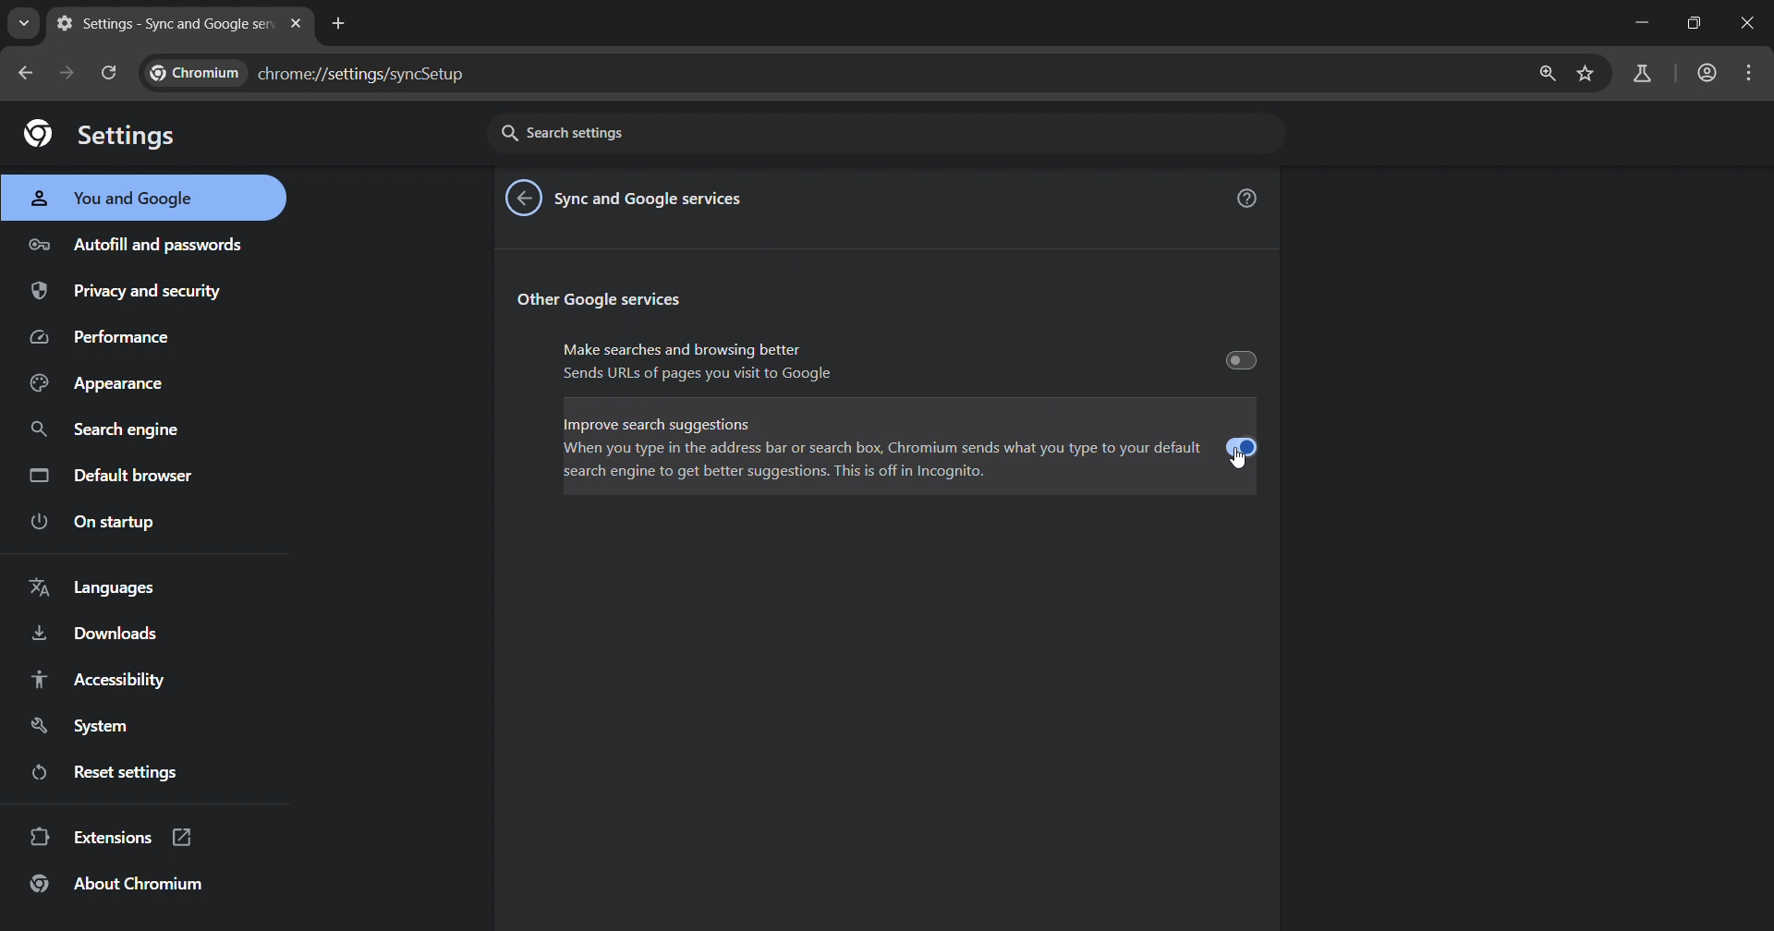 The image size is (1774, 931). Describe the element at coordinates (104, 429) in the screenshot. I see `search engine` at that location.